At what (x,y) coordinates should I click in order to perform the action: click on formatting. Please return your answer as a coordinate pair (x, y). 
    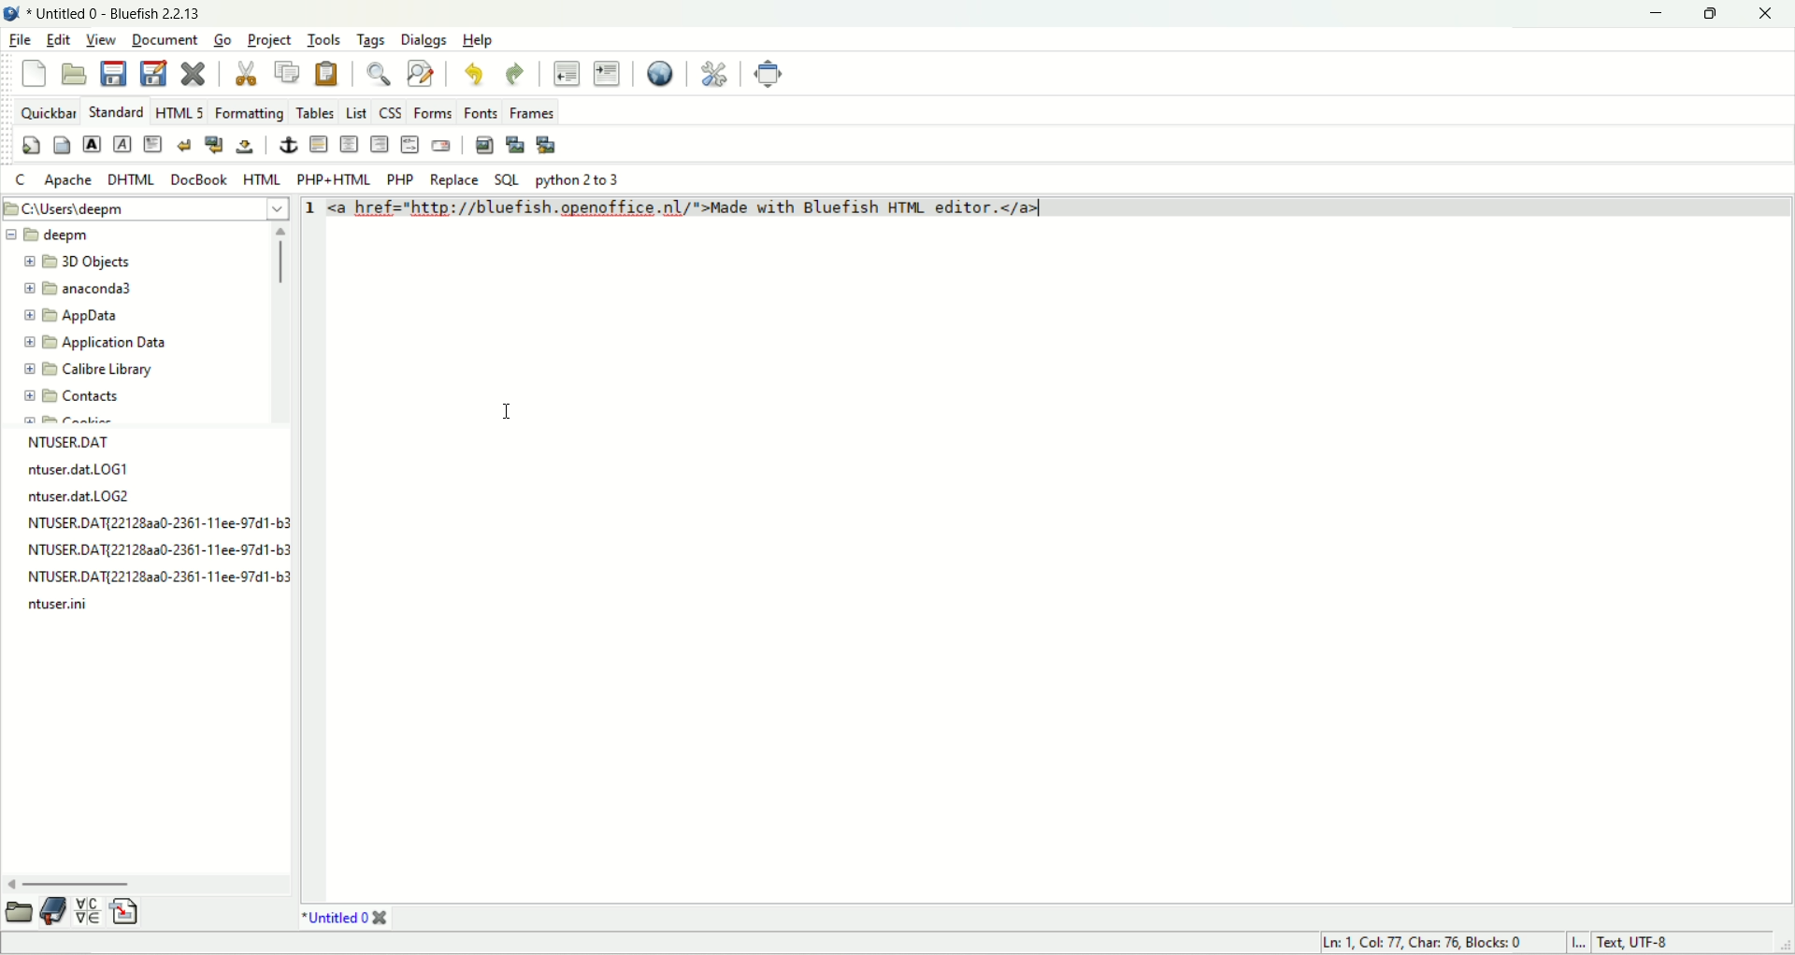
    Looking at the image, I should click on (249, 111).